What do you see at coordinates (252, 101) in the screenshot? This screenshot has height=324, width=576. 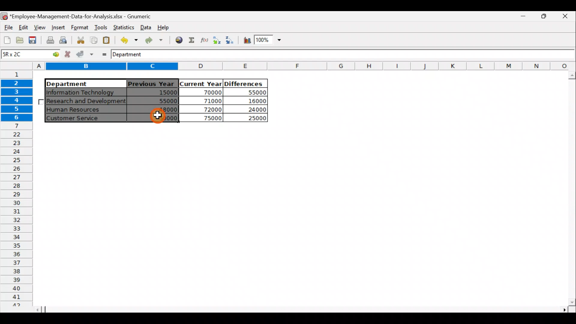 I see `16000` at bounding box center [252, 101].